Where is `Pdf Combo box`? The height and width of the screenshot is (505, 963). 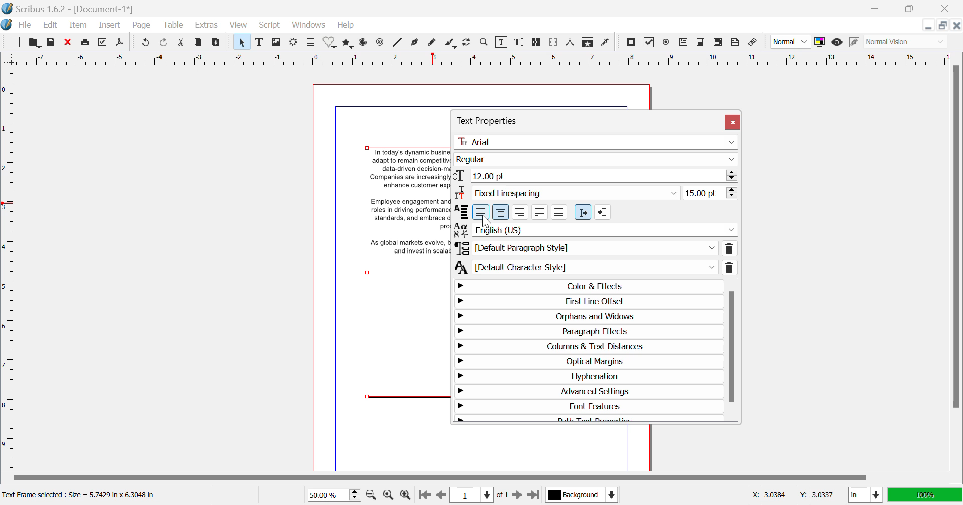 Pdf Combo box is located at coordinates (701, 41).